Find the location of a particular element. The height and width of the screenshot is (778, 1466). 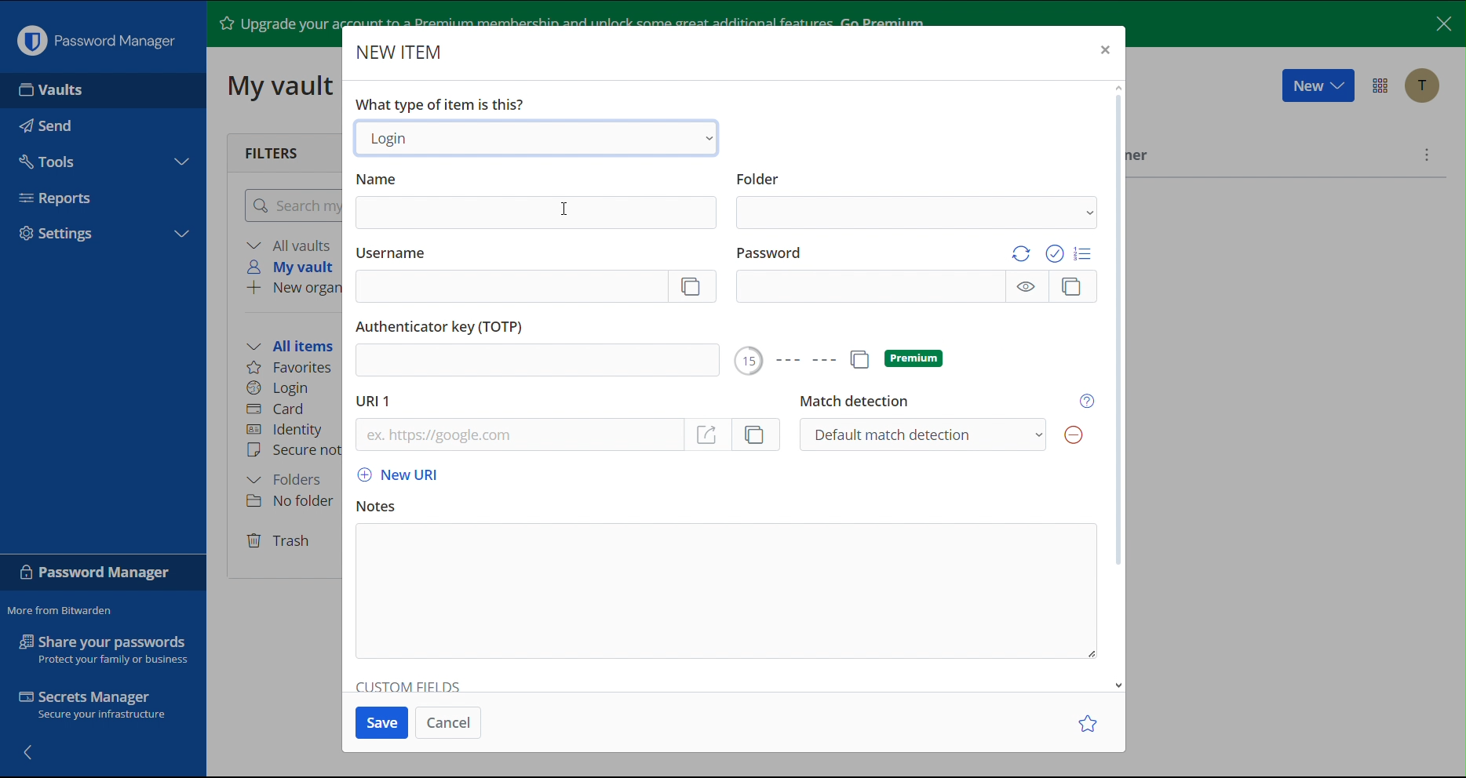

All items is located at coordinates (290, 347).